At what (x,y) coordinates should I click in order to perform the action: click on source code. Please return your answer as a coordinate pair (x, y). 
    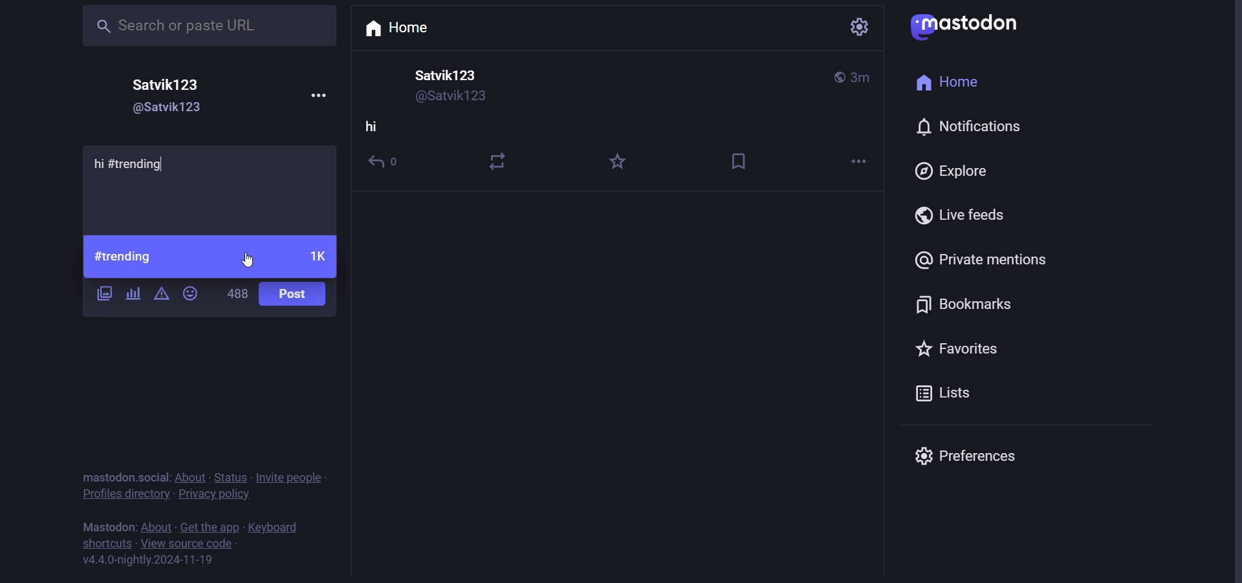
    Looking at the image, I should click on (186, 546).